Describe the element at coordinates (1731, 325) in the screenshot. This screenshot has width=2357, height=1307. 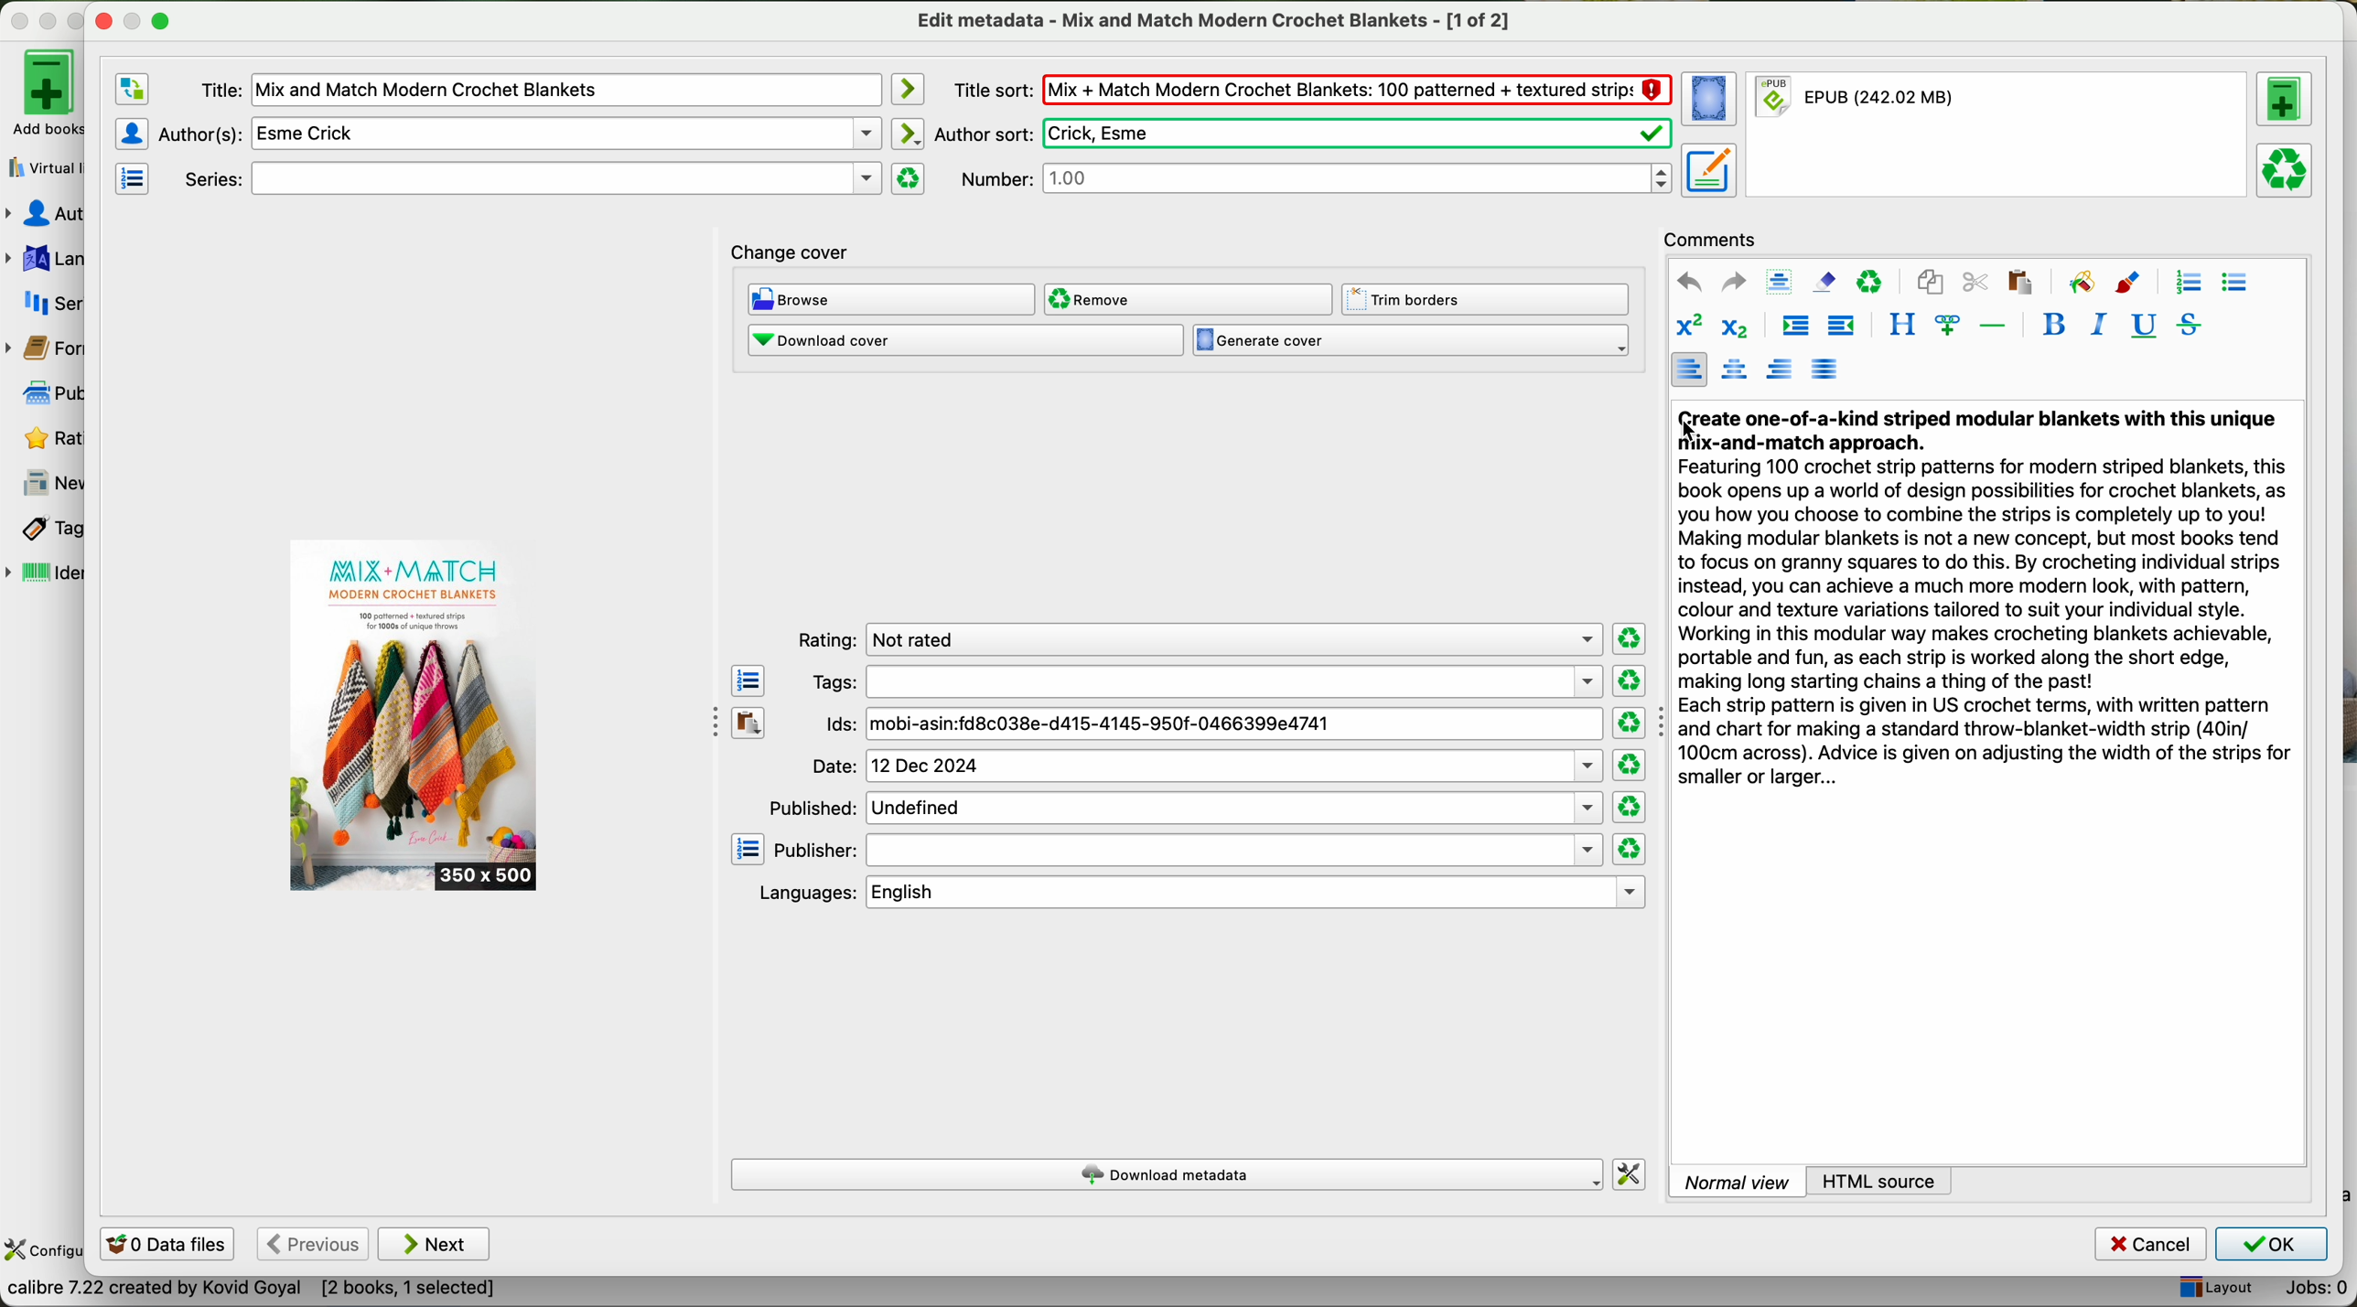
I see `subscript` at that location.